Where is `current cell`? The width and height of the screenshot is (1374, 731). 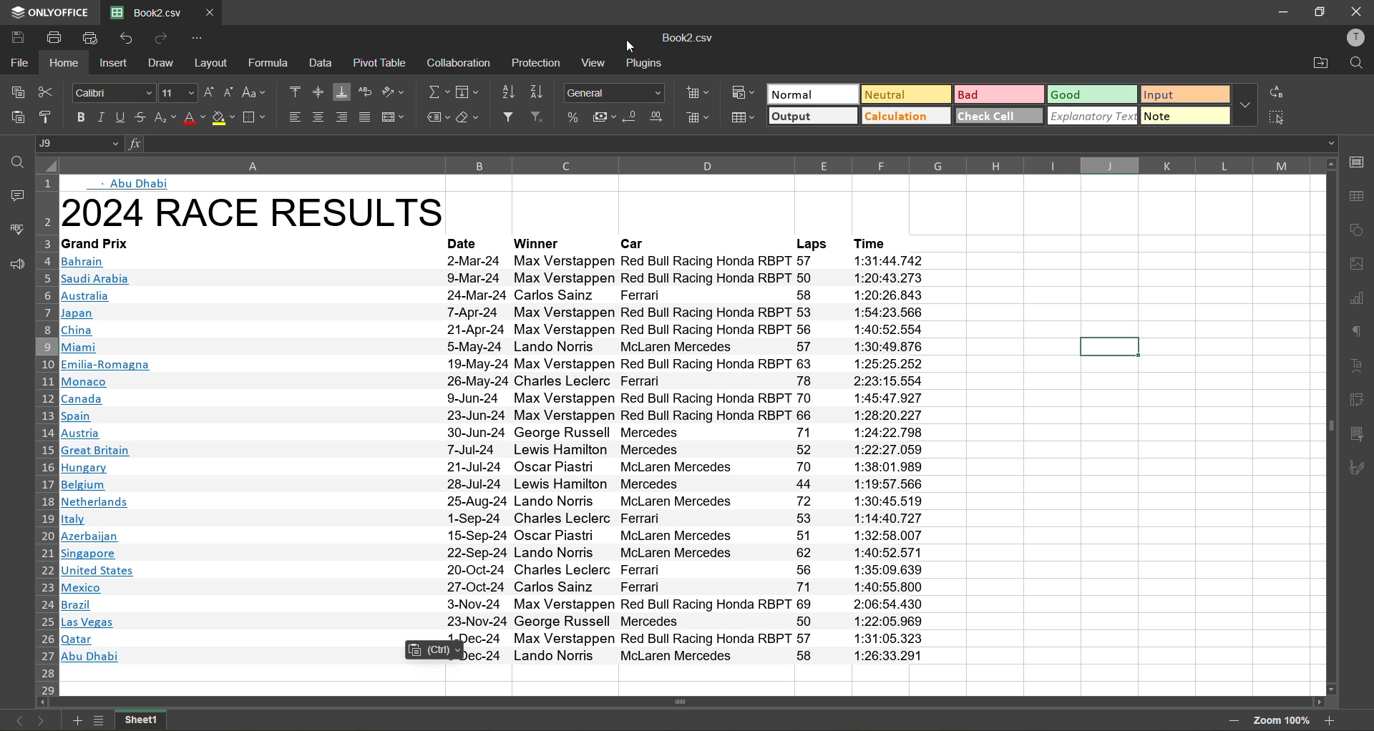
current cell is located at coordinates (1108, 347).